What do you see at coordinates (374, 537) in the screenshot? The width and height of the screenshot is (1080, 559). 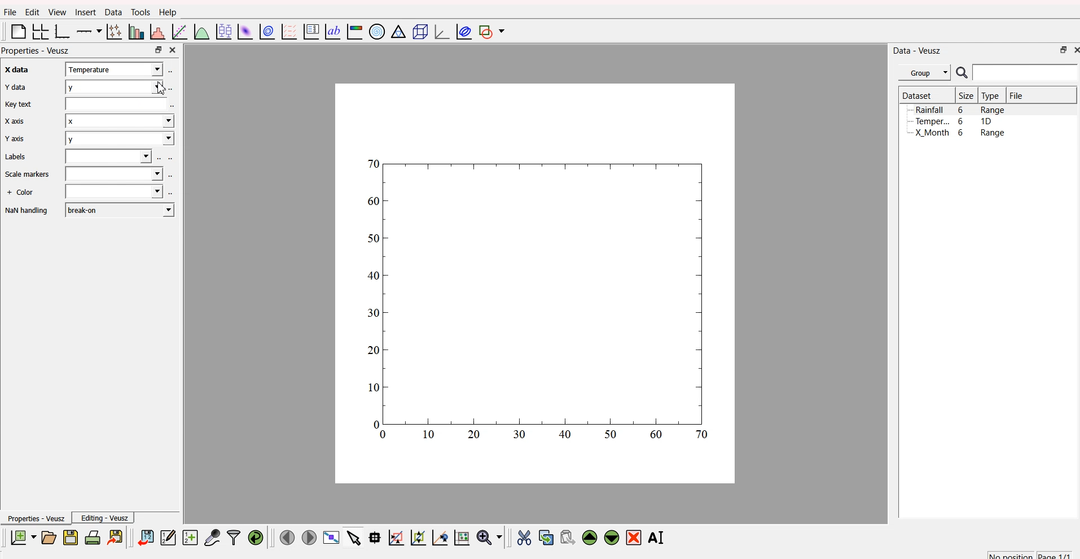 I see `read datapoint on graph` at bounding box center [374, 537].